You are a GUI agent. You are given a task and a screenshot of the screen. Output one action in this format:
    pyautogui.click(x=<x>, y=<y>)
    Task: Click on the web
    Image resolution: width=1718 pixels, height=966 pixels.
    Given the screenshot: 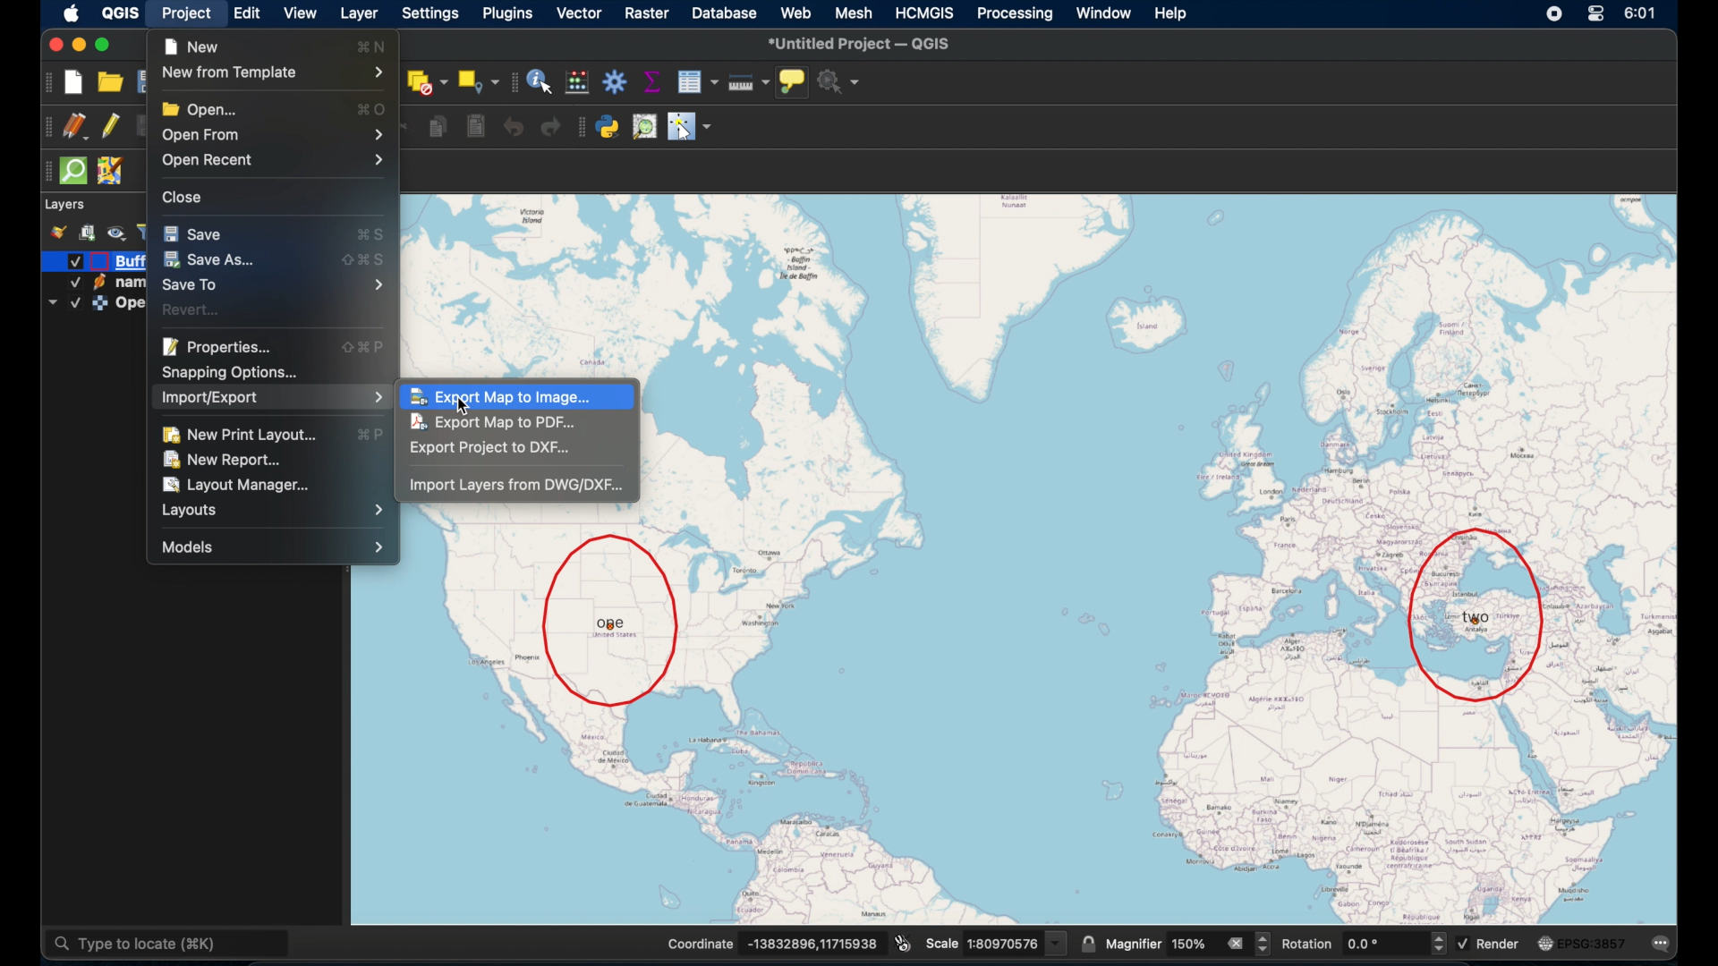 What is the action you would take?
    pyautogui.click(x=795, y=10)
    